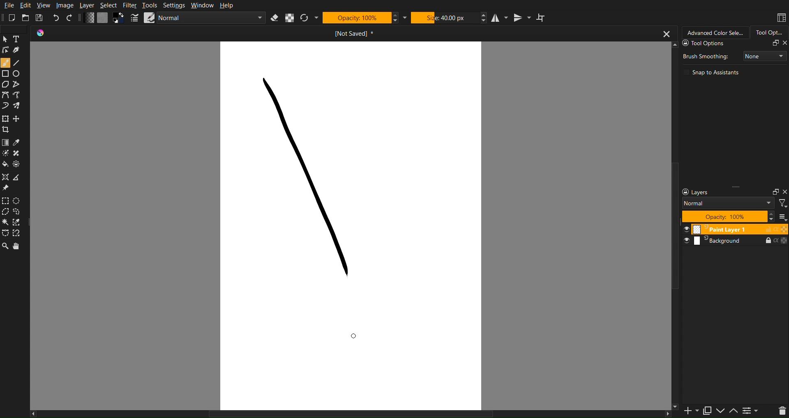 The image size is (789, 418). Describe the element at coordinates (354, 33) in the screenshot. I see `Current Document` at that location.